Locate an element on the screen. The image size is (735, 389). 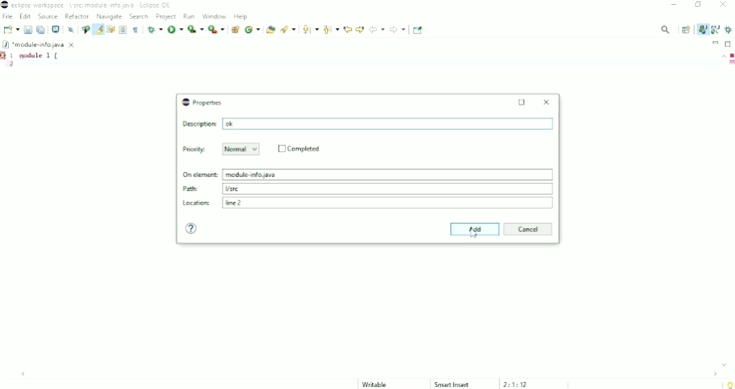
Toggle word wrap is located at coordinates (110, 30).